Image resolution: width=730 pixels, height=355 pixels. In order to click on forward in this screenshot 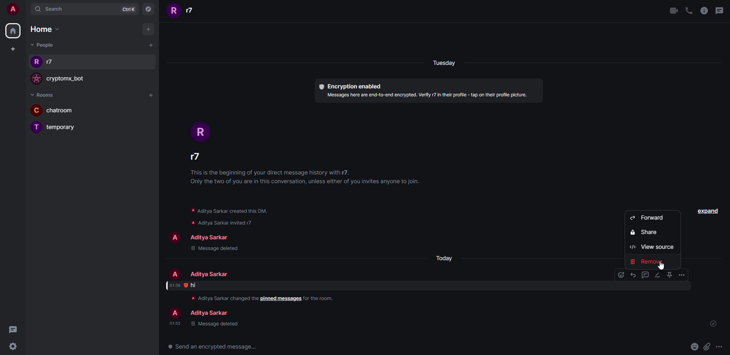, I will do `click(648, 217)`.